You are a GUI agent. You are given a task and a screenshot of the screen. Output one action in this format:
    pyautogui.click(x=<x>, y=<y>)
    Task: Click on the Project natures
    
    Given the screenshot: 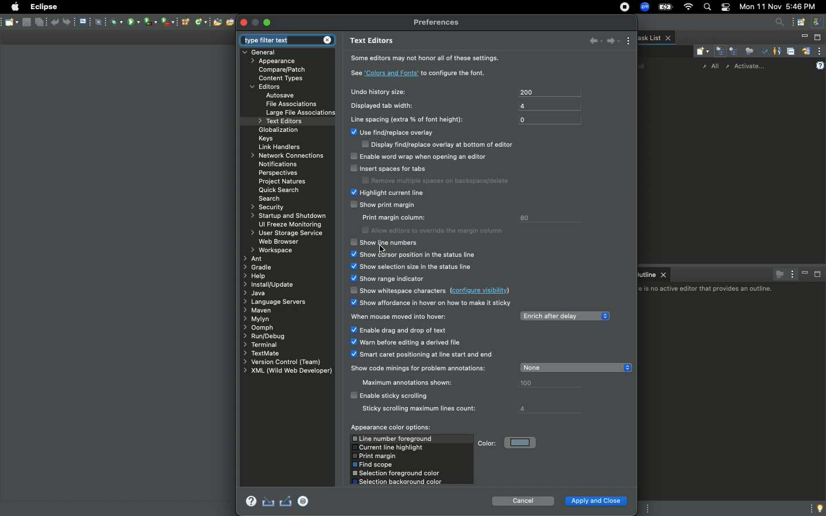 What is the action you would take?
    pyautogui.click(x=282, y=182)
    